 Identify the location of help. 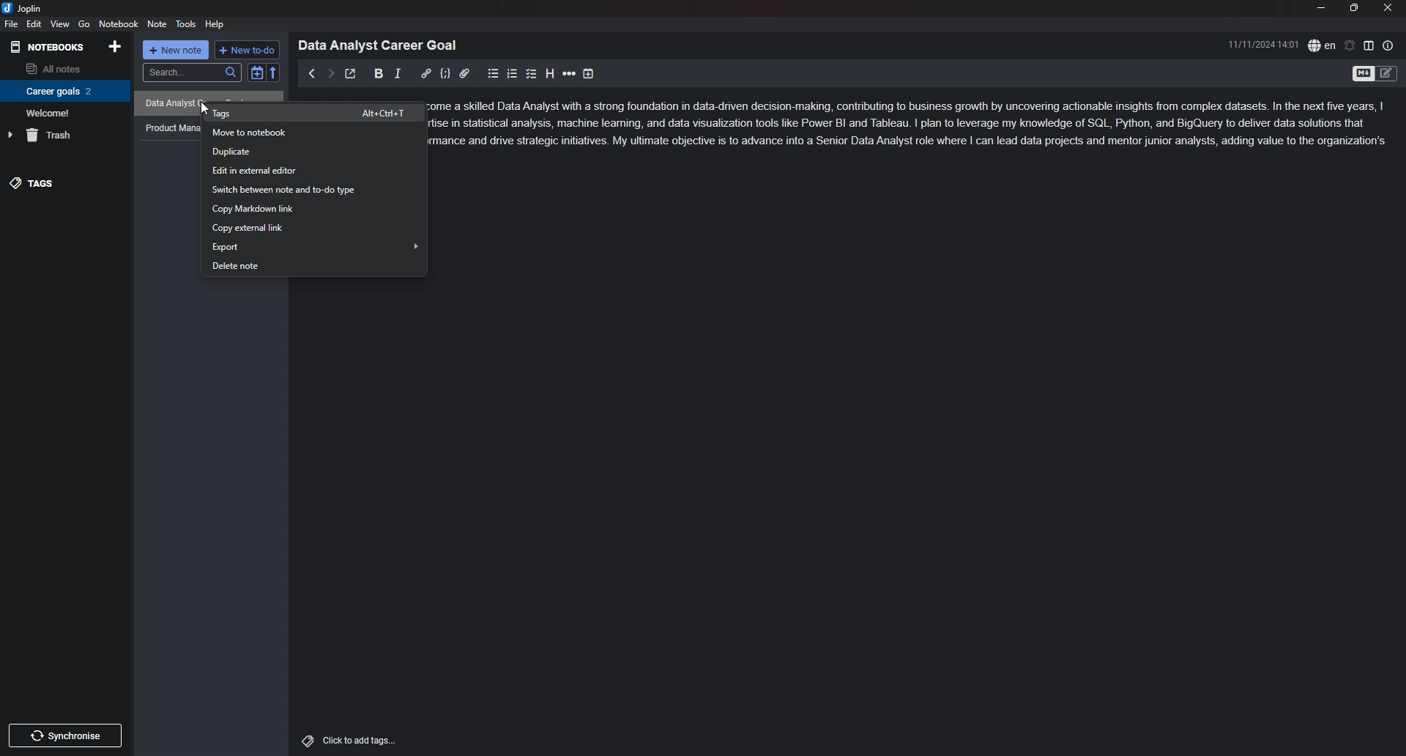
(215, 25).